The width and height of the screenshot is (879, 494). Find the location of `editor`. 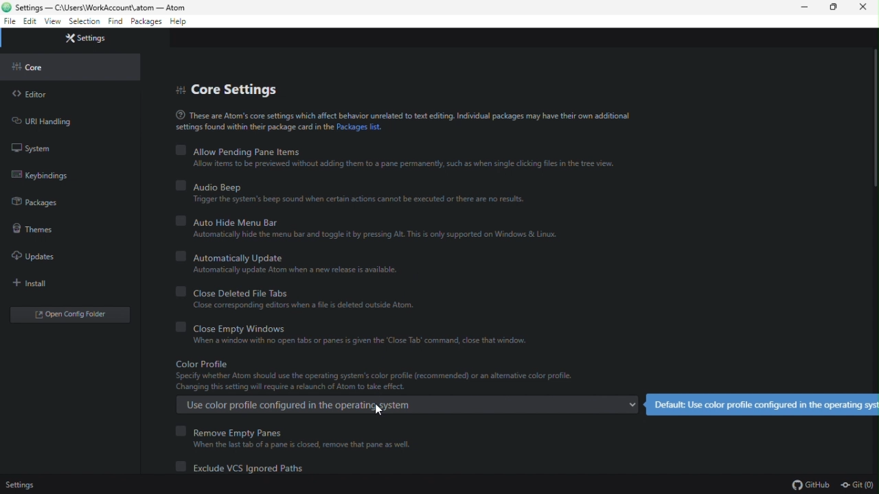

editor is located at coordinates (34, 95).